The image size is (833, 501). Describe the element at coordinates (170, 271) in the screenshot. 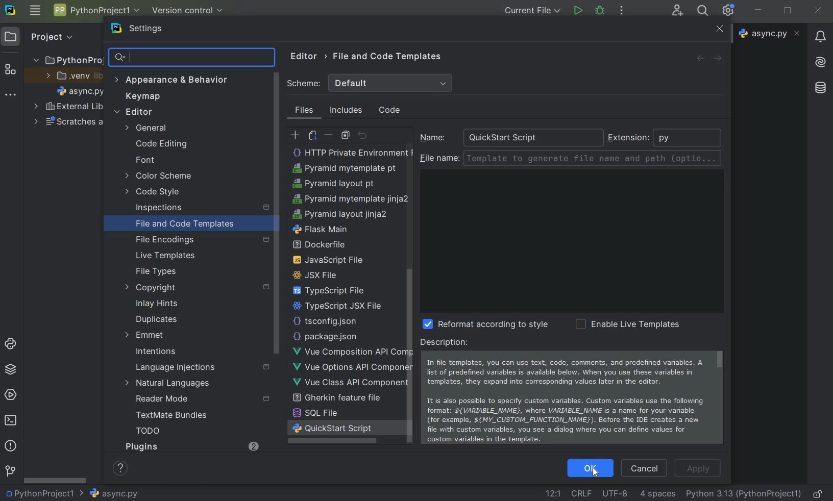

I see `file types` at that location.